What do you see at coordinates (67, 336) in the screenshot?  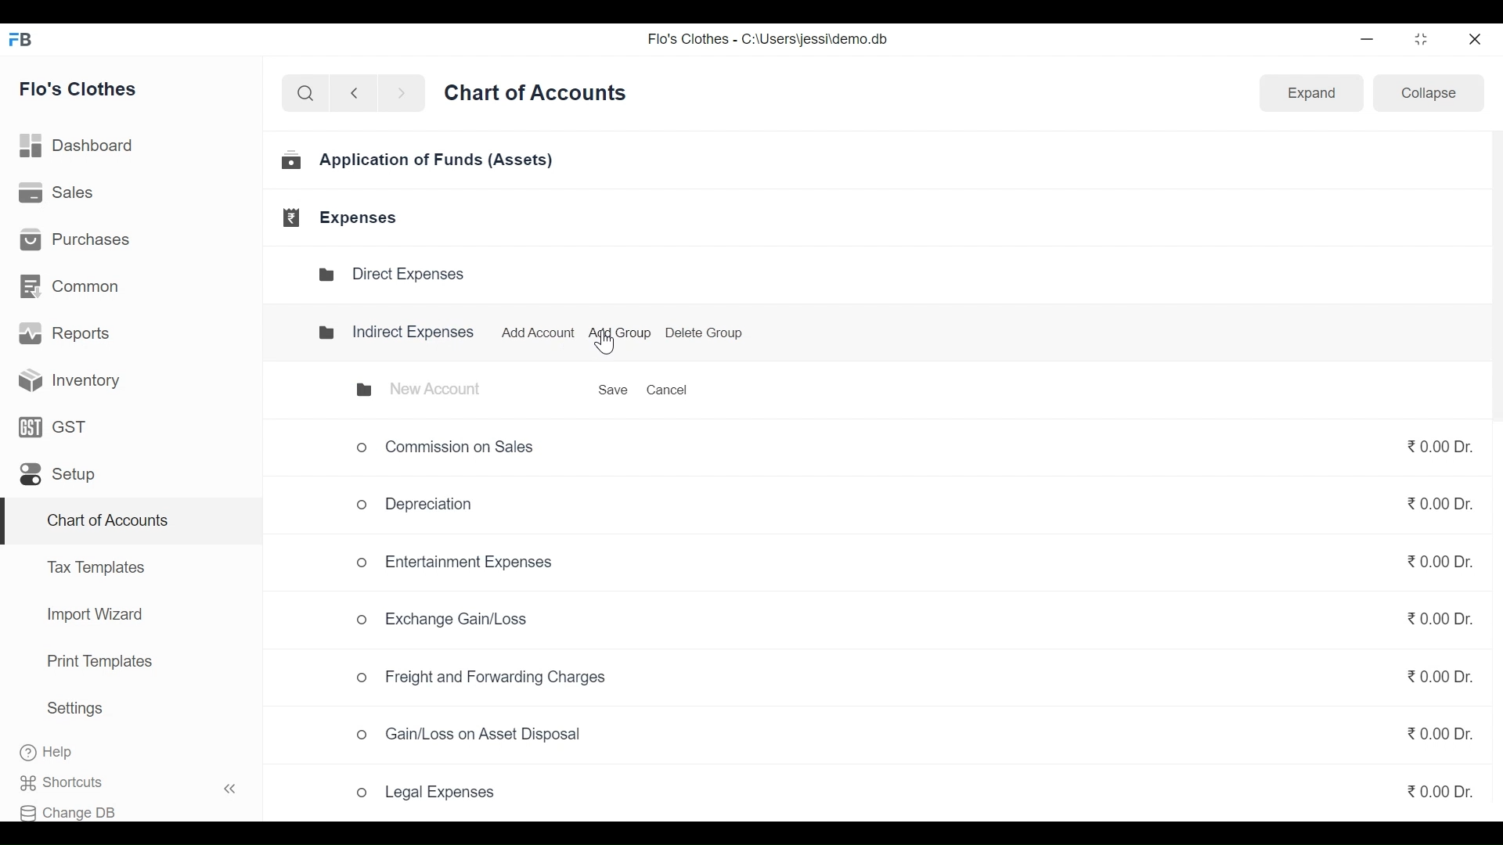 I see `Reports` at bounding box center [67, 336].